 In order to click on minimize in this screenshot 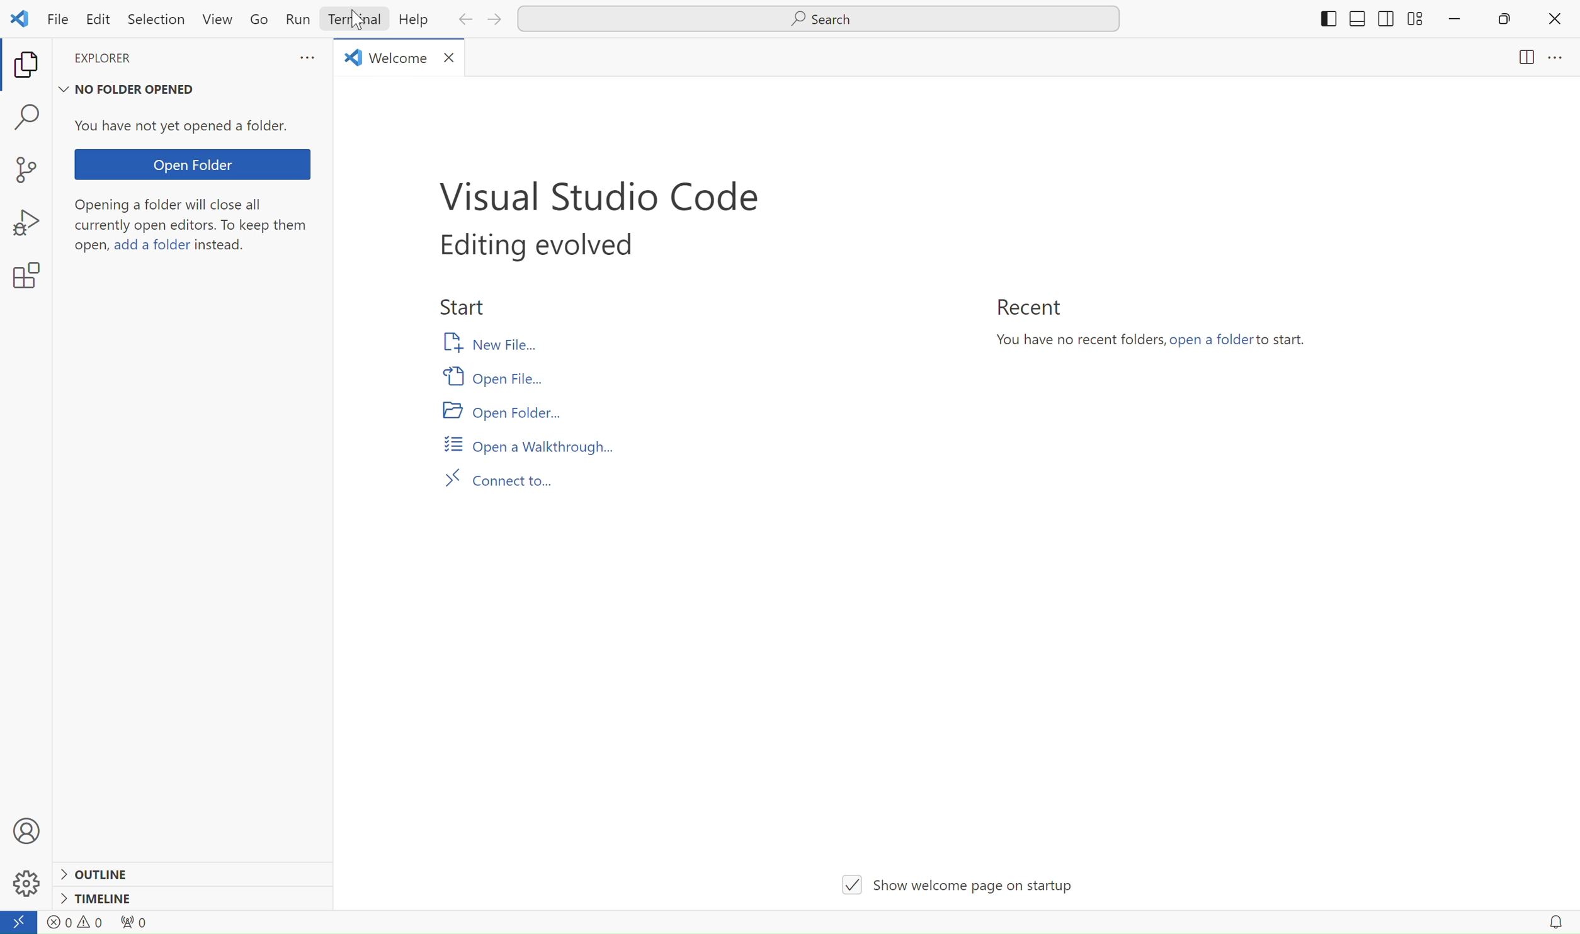, I will do `click(1453, 20)`.